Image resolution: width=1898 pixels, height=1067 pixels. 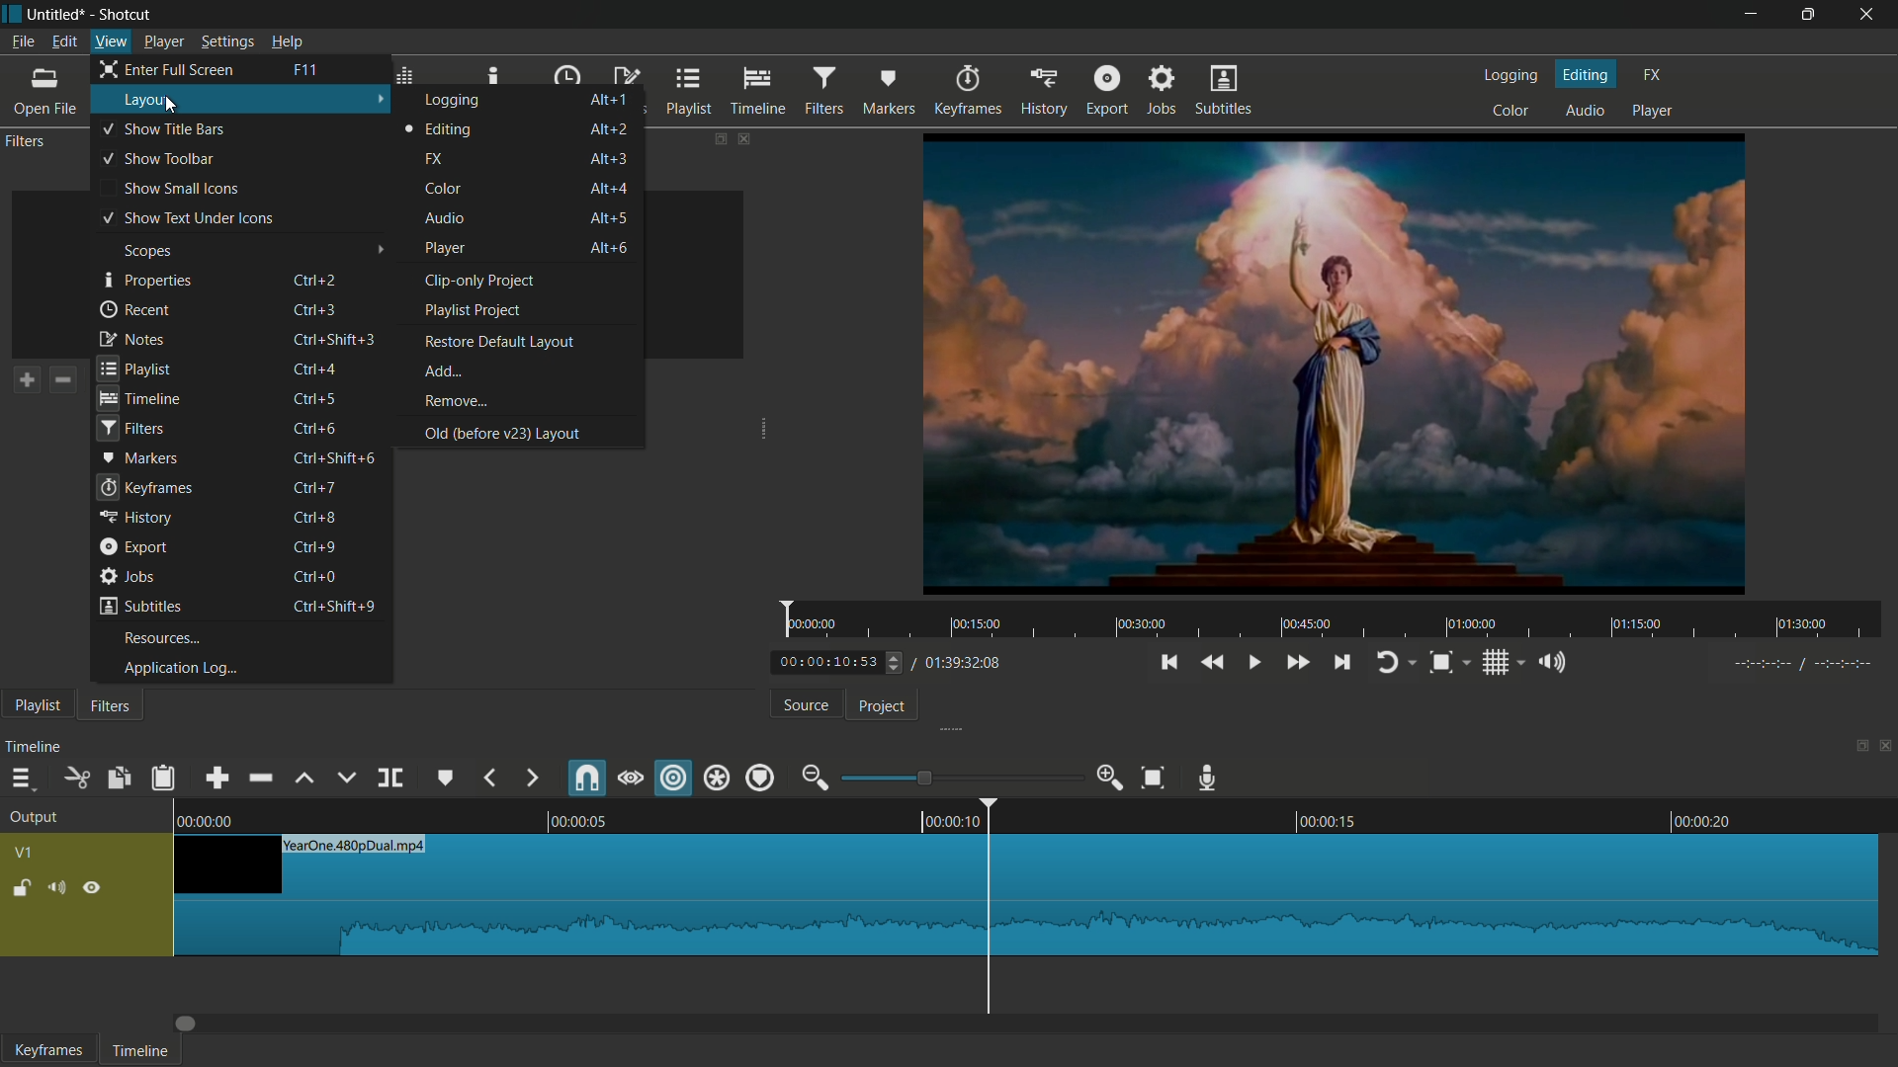 I want to click on add remove, so click(x=445, y=371).